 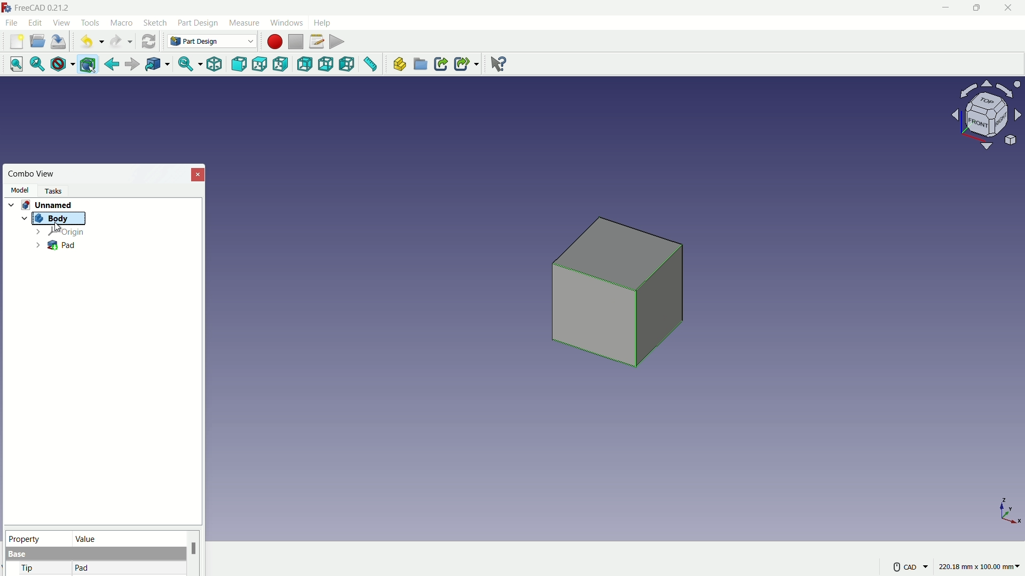 I want to click on edit, so click(x=36, y=22).